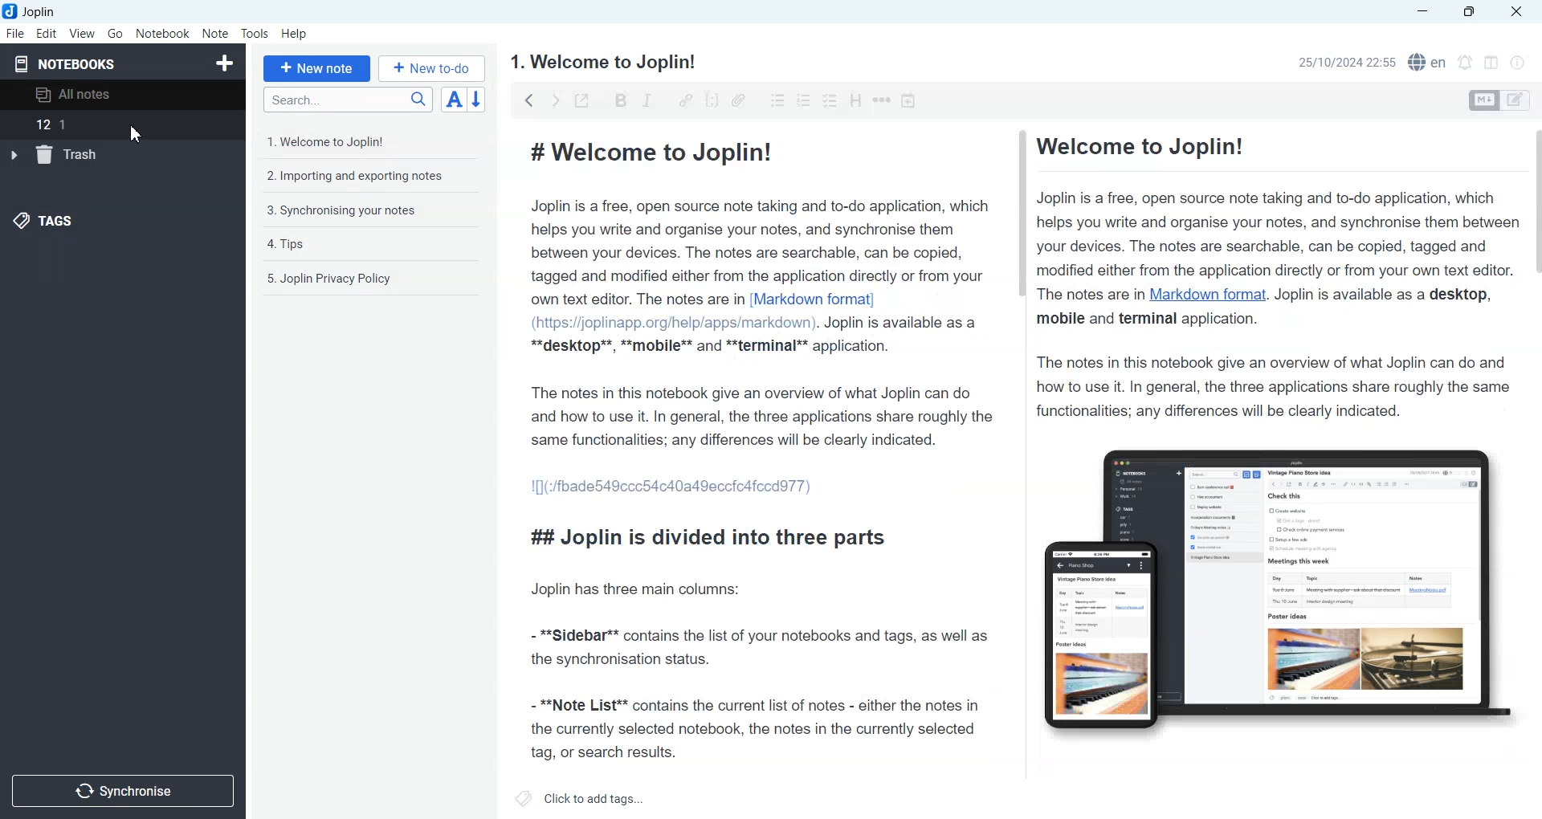  I want to click on + New to-do, so click(434, 67).